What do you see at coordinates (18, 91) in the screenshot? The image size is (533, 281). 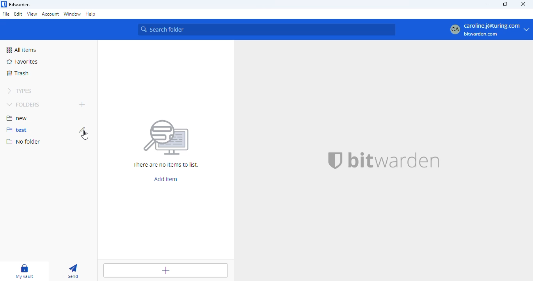 I see `types` at bounding box center [18, 91].